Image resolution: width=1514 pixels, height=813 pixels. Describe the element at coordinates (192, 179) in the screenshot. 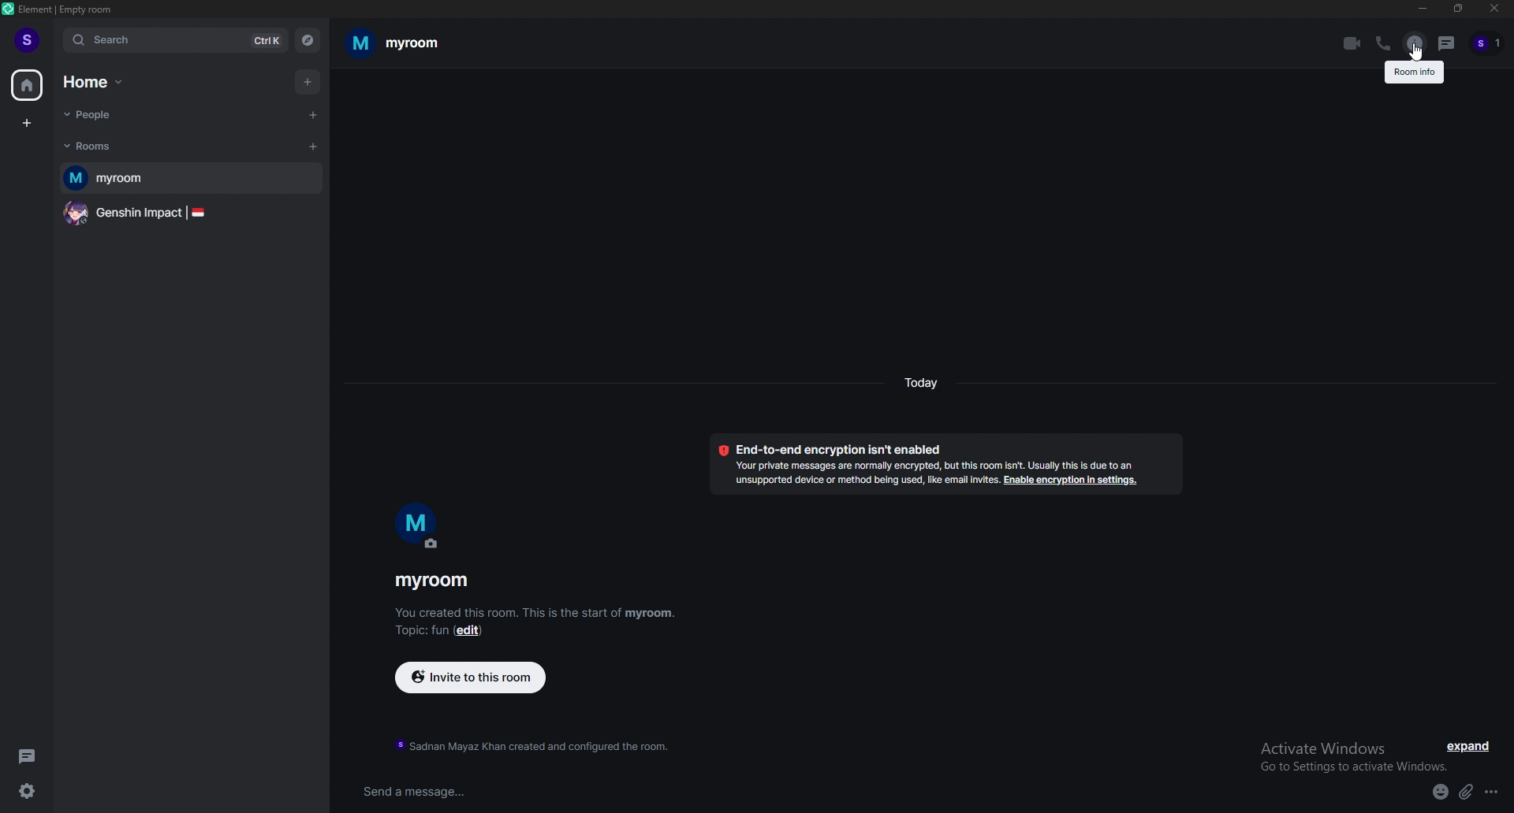

I see `myroom` at that location.